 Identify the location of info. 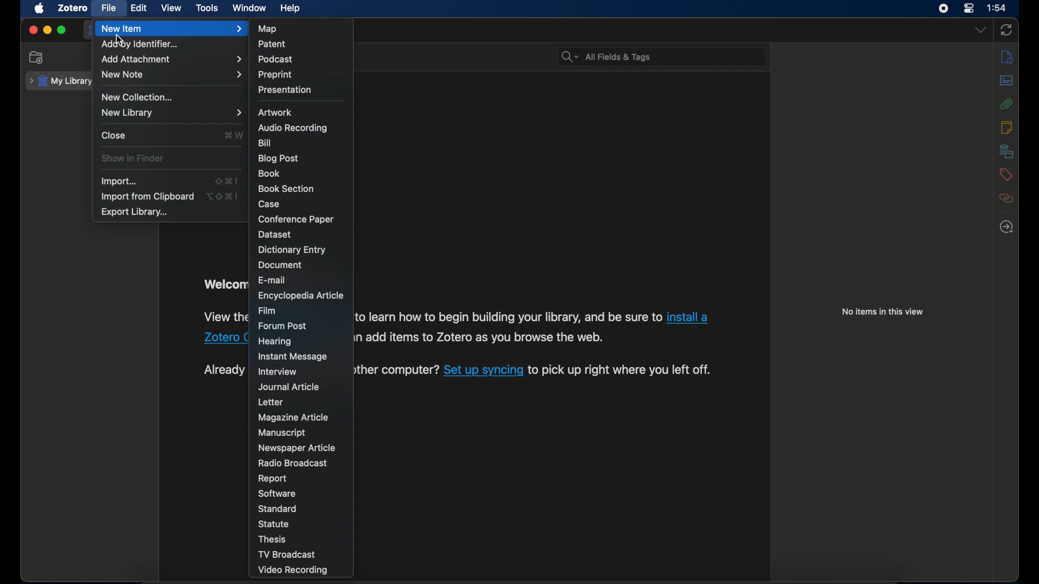
(1006, 56).